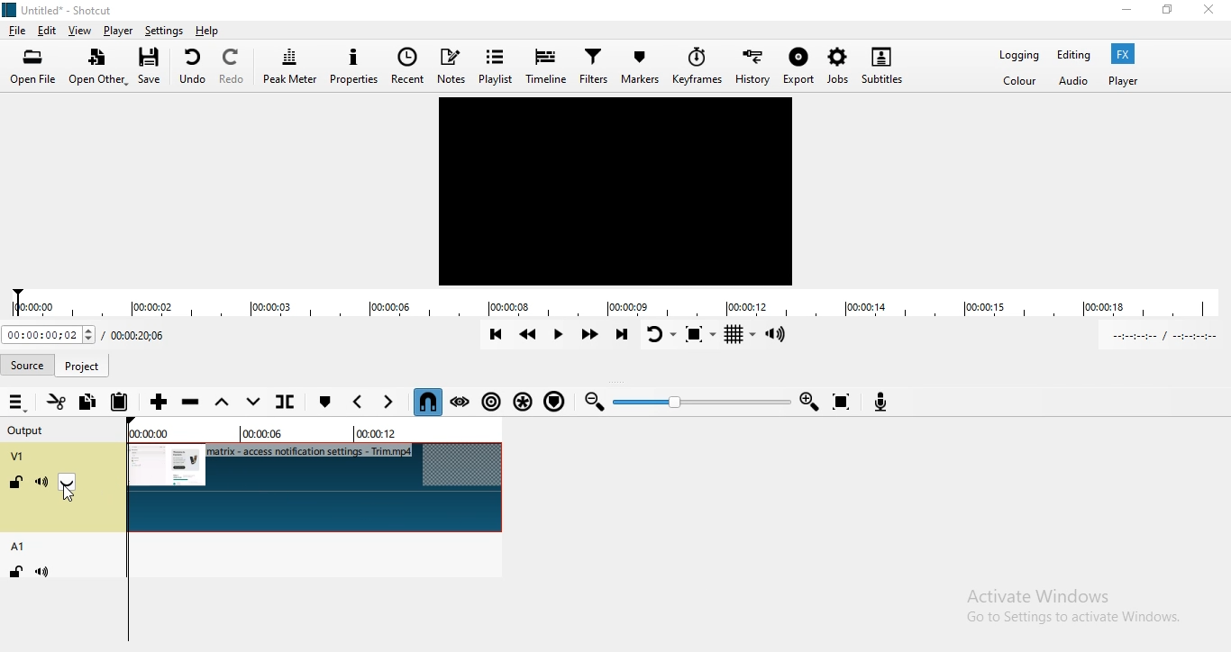  What do you see at coordinates (639, 67) in the screenshot?
I see `Markers` at bounding box center [639, 67].